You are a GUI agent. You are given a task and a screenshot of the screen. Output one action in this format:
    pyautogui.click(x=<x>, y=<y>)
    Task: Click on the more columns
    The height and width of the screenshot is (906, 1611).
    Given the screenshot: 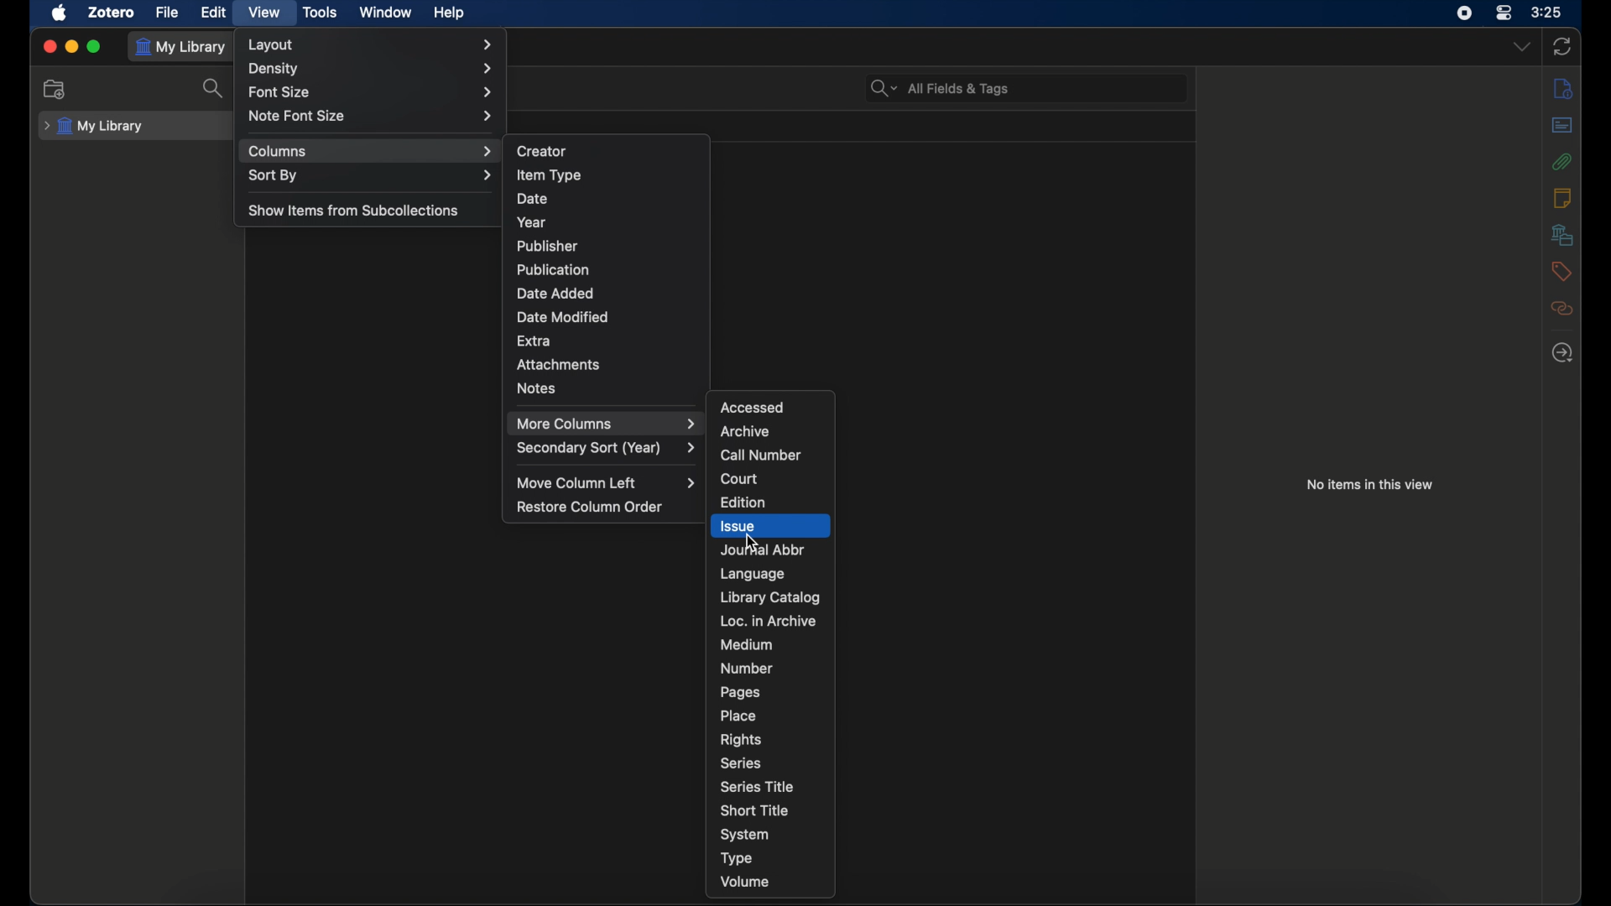 What is the action you would take?
    pyautogui.click(x=604, y=423)
    